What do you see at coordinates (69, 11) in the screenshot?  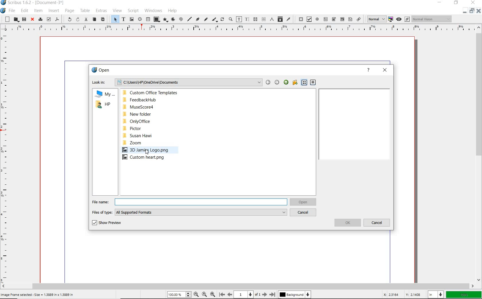 I see `PAGE` at bounding box center [69, 11].